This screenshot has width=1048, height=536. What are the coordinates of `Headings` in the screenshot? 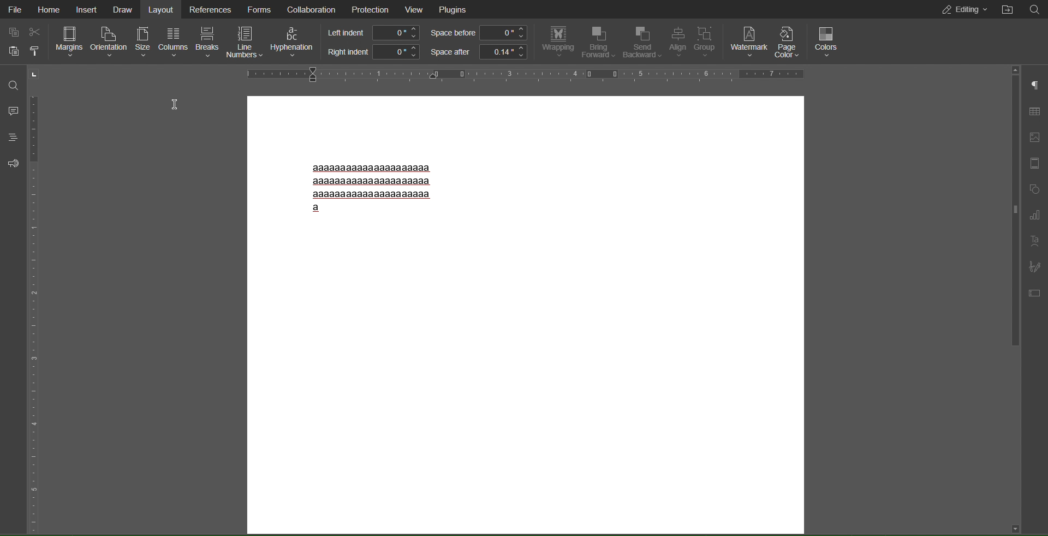 It's located at (12, 136).